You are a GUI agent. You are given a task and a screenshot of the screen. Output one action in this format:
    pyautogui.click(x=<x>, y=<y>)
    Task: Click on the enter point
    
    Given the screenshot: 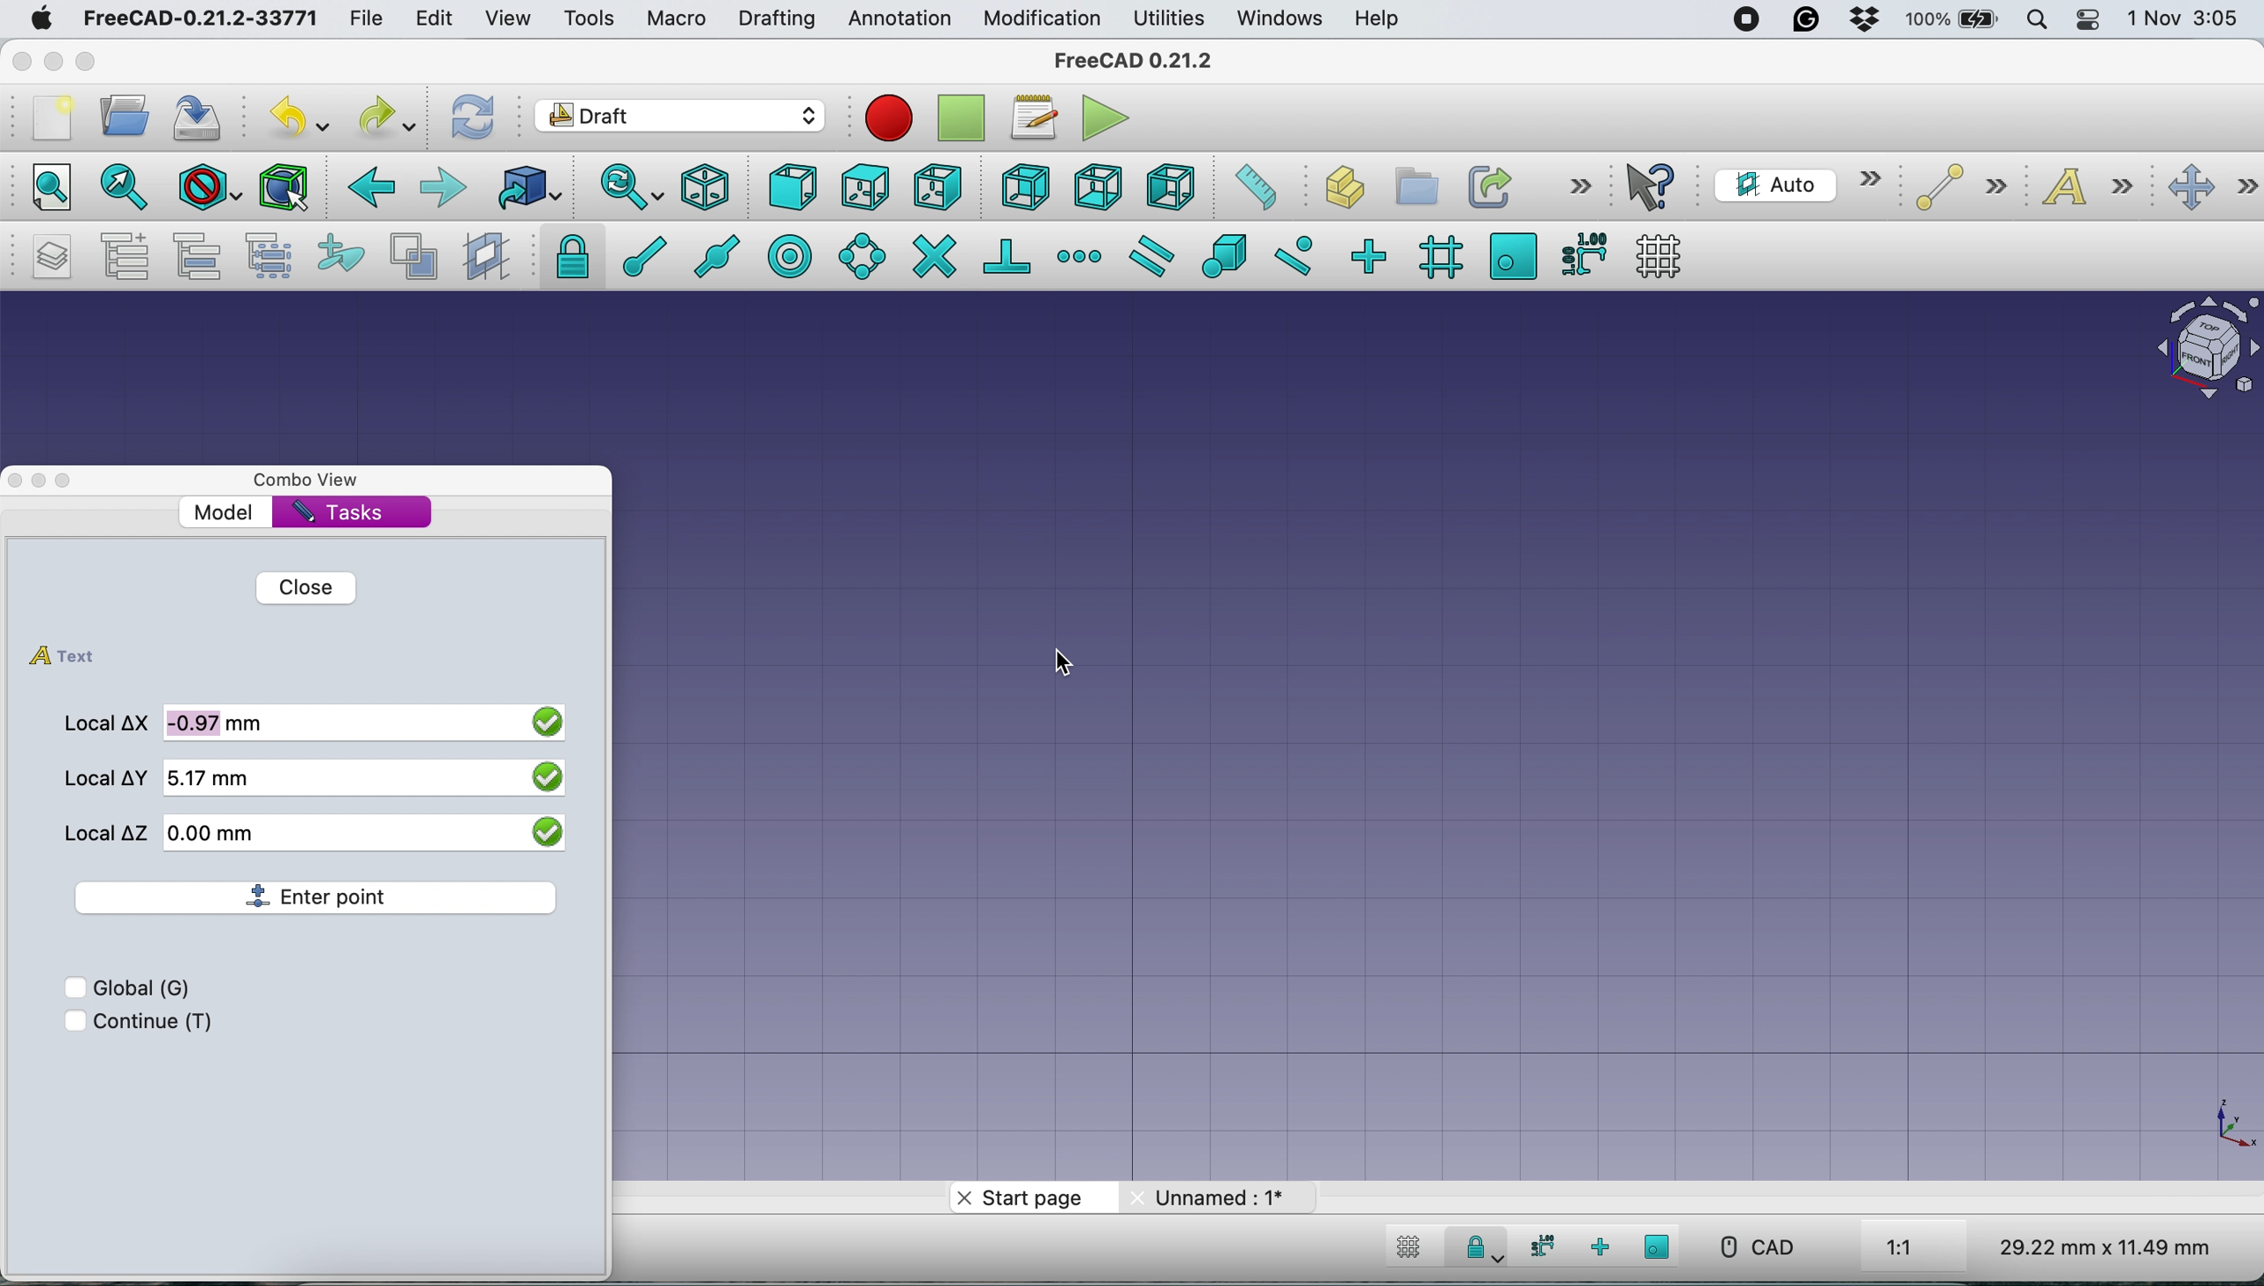 What is the action you would take?
    pyautogui.click(x=317, y=898)
    